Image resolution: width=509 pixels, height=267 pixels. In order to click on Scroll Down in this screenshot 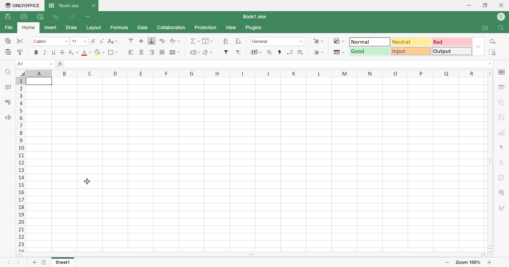, I will do `click(491, 249)`.